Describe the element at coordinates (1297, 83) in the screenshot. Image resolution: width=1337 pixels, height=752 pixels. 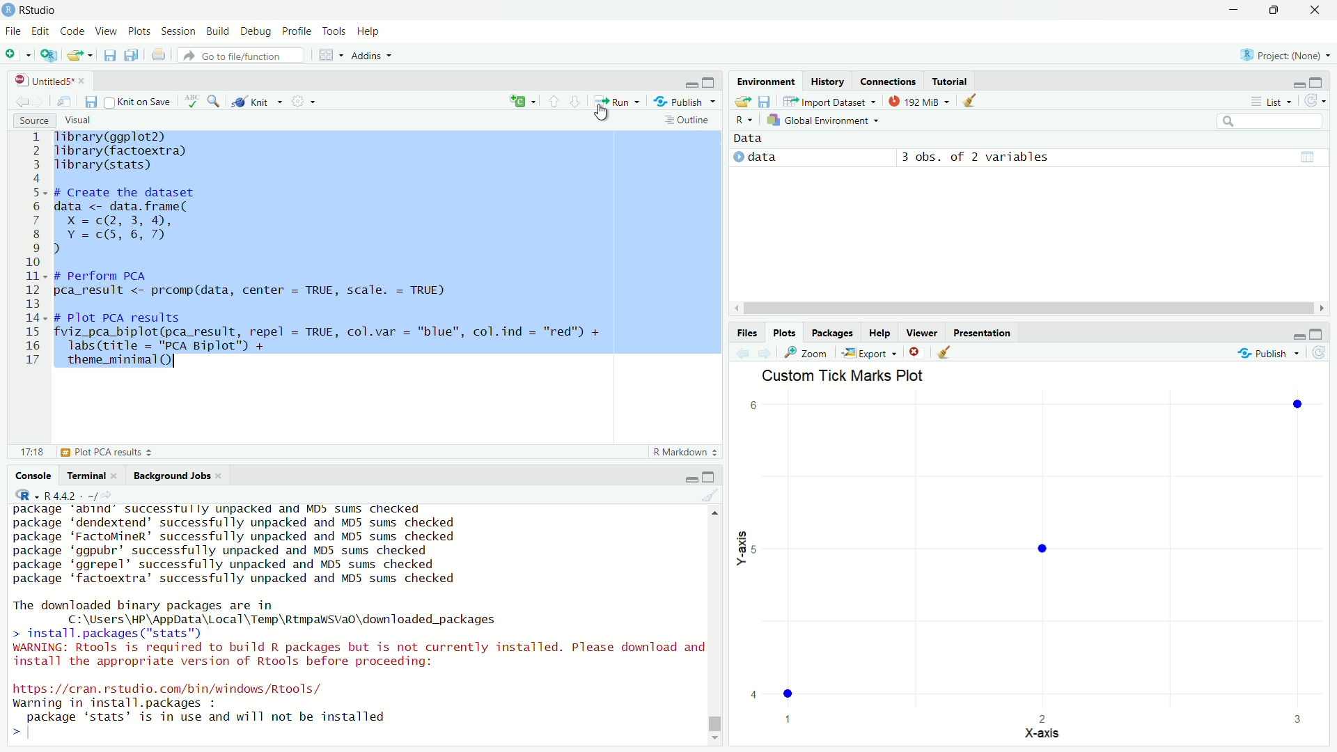
I see `minimize` at that location.